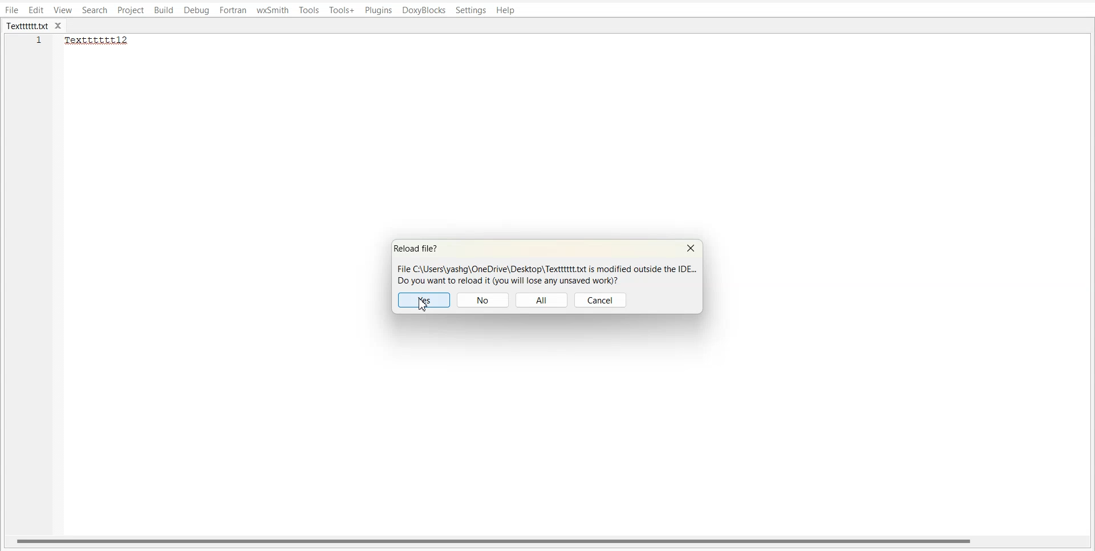  I want to click on Texttttttl2, so click(103, 40).